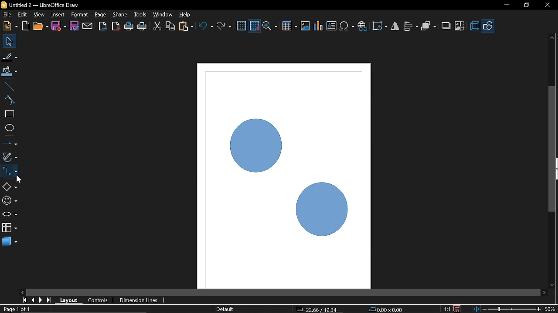  What do you see at coordinates (347, 27) in the screenshot?
I see `Insert symbol` at bounding box center [347, 27].